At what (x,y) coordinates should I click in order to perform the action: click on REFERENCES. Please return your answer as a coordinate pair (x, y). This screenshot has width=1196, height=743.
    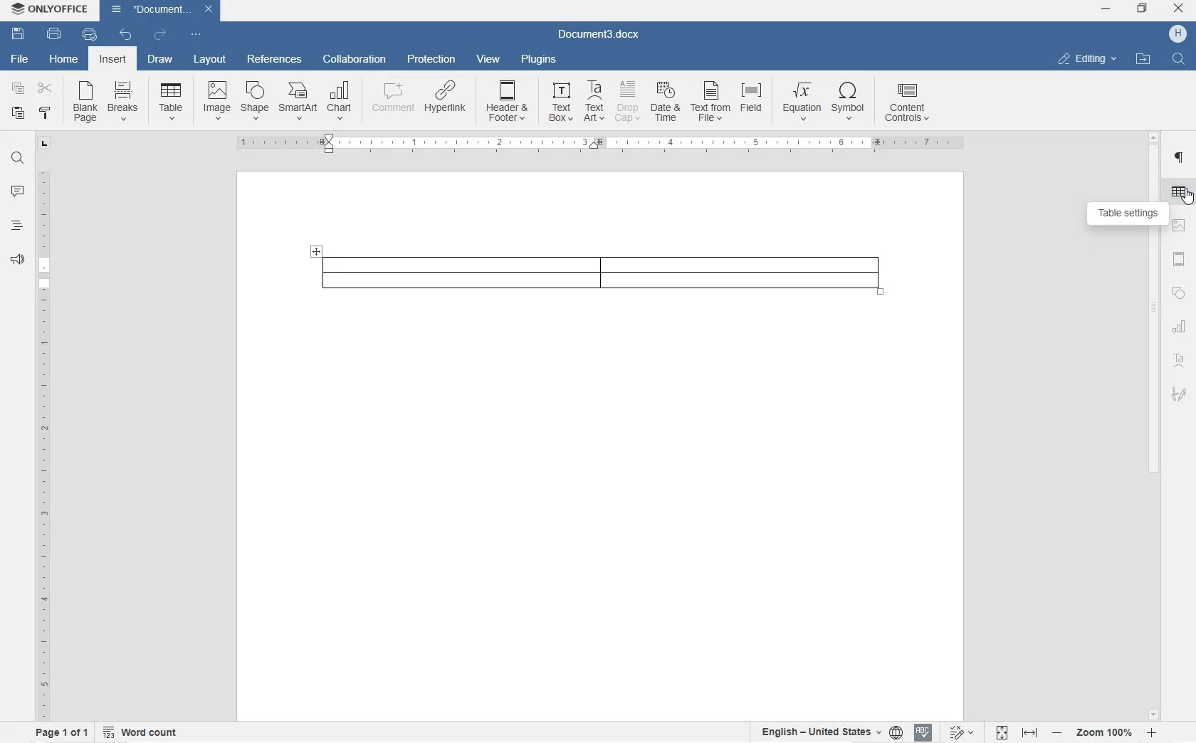
    Looking at the image, I should click on (274, 60).